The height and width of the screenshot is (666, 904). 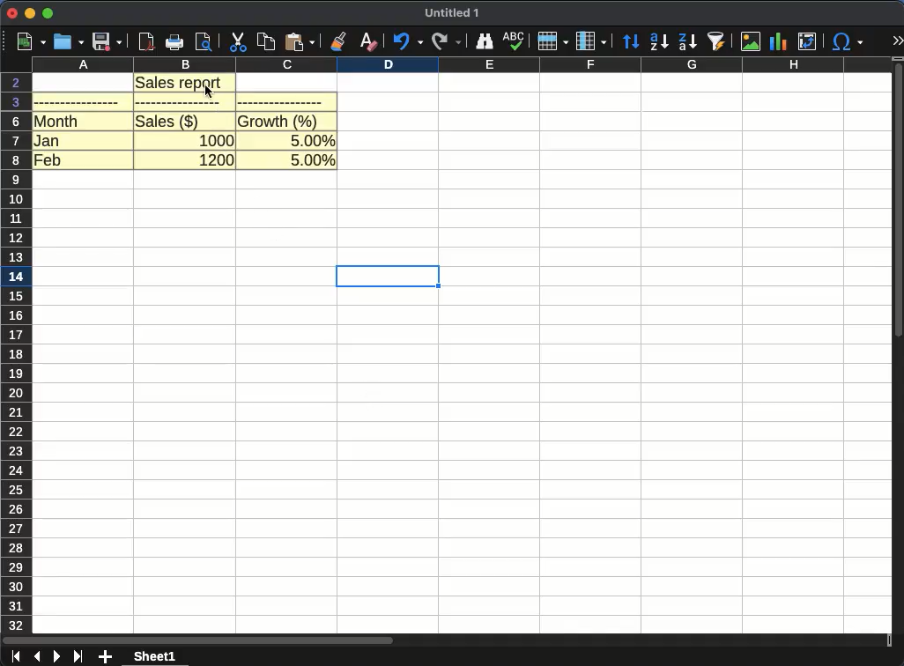 I want to click on finder, so click(x=483, y=41).